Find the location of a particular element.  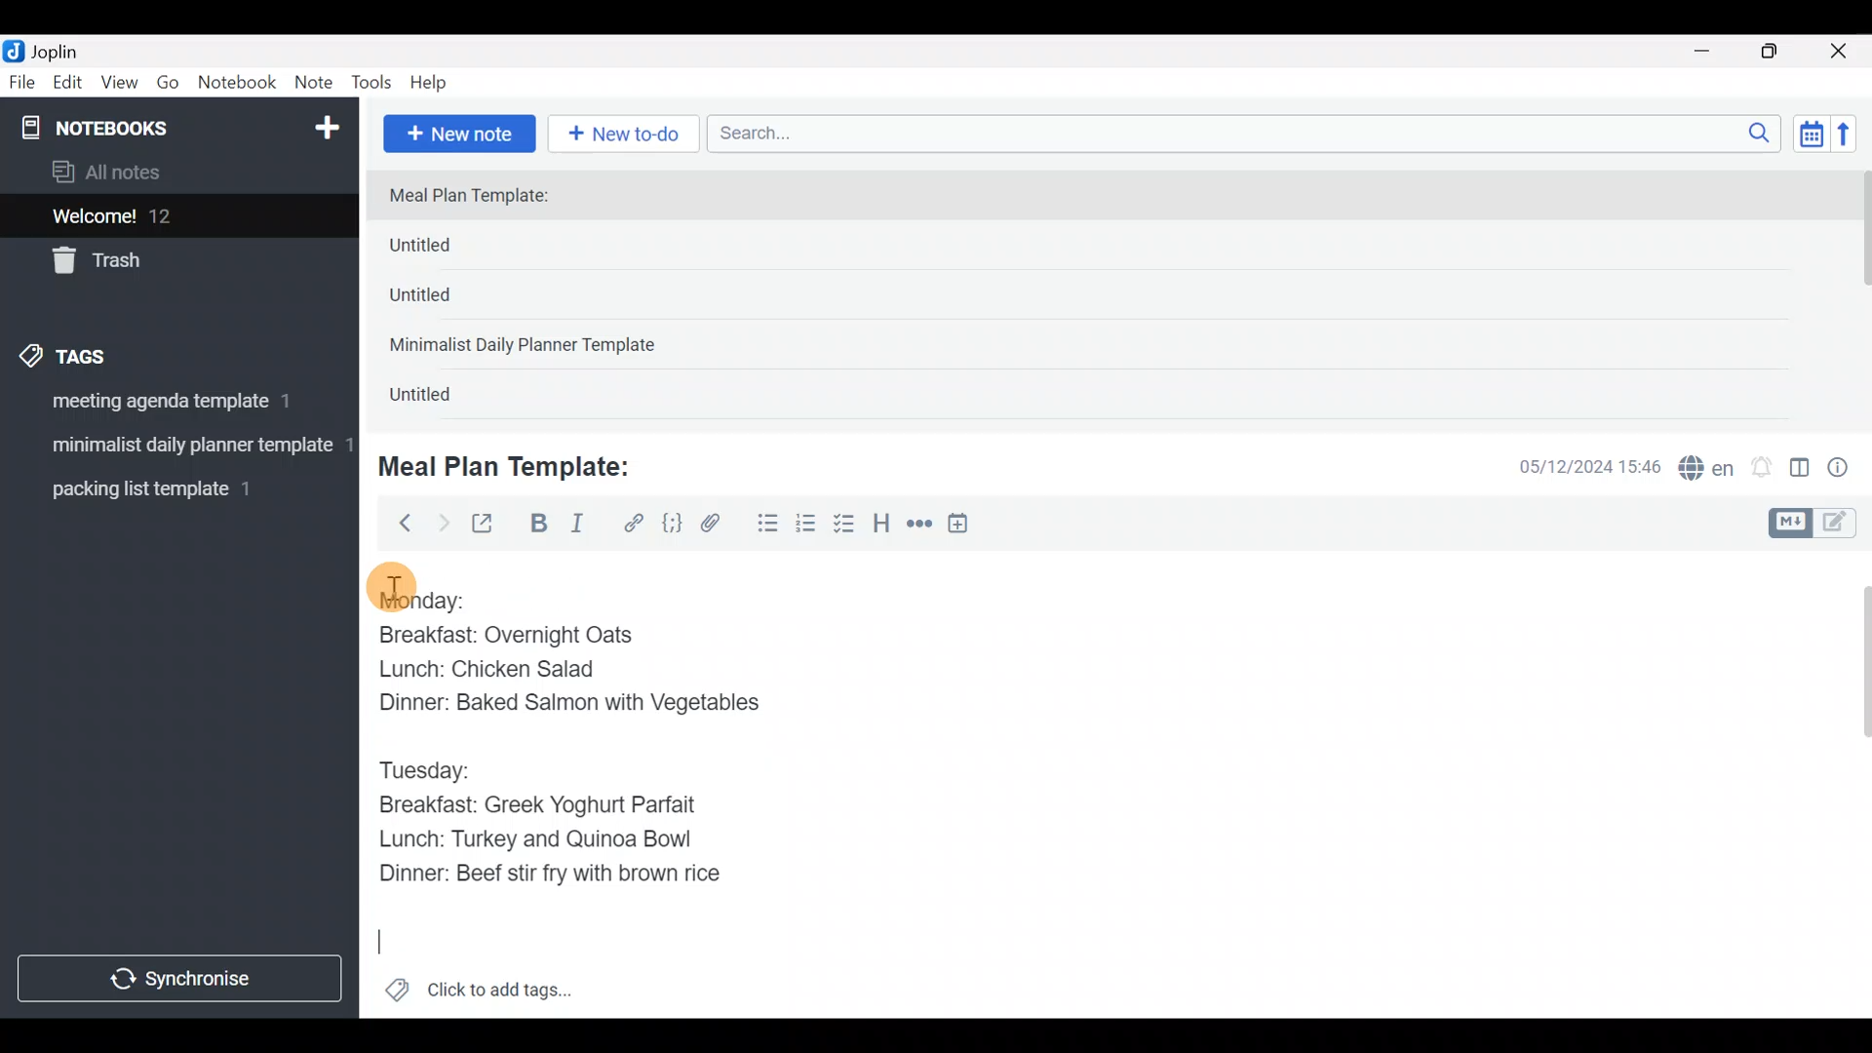

Toggle external editing is located at coordinates (489, 525).